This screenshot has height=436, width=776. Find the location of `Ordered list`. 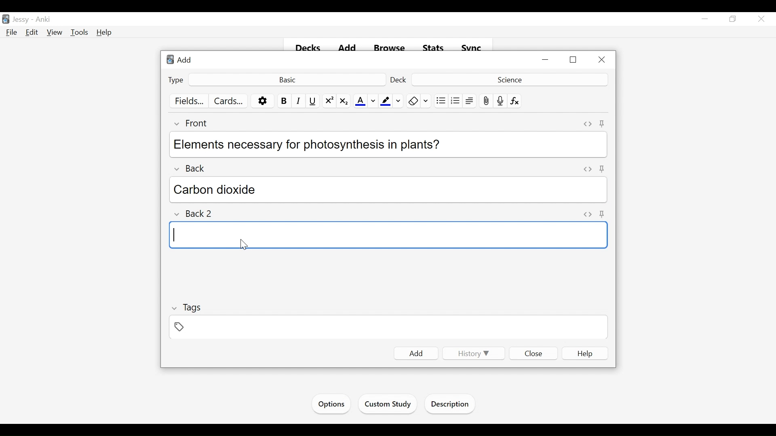

Ordered list is located at coordinates (455, 101).